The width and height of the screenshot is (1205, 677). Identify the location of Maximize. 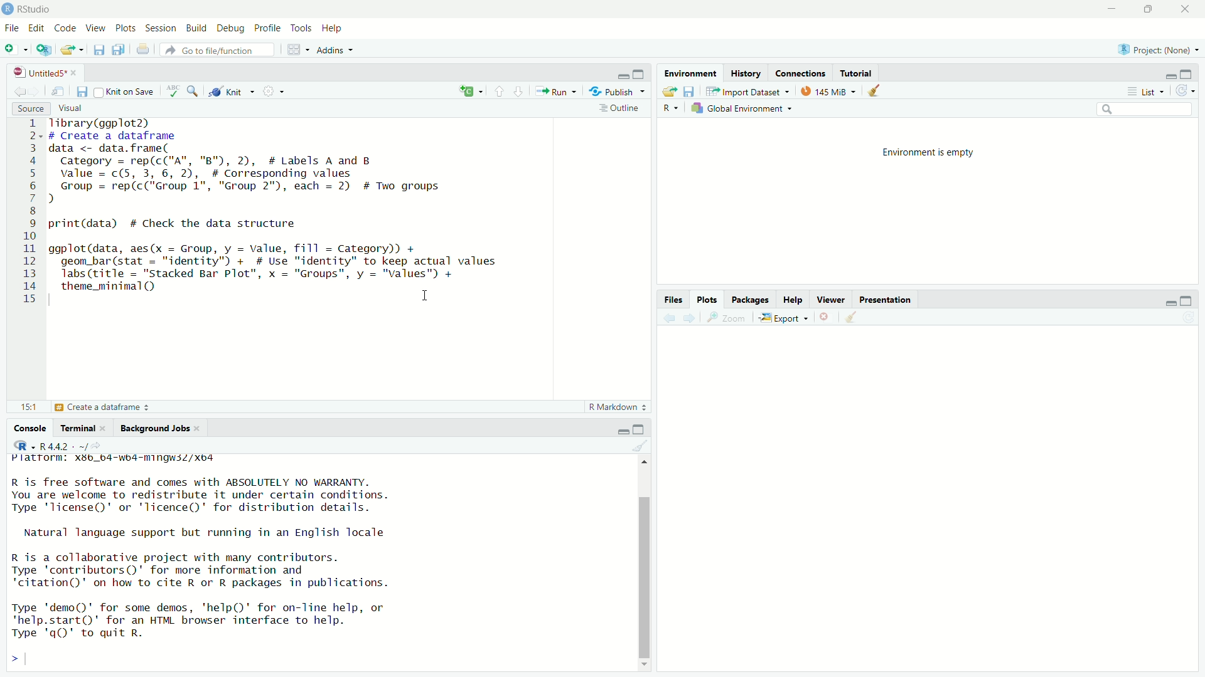
(1191, 300).